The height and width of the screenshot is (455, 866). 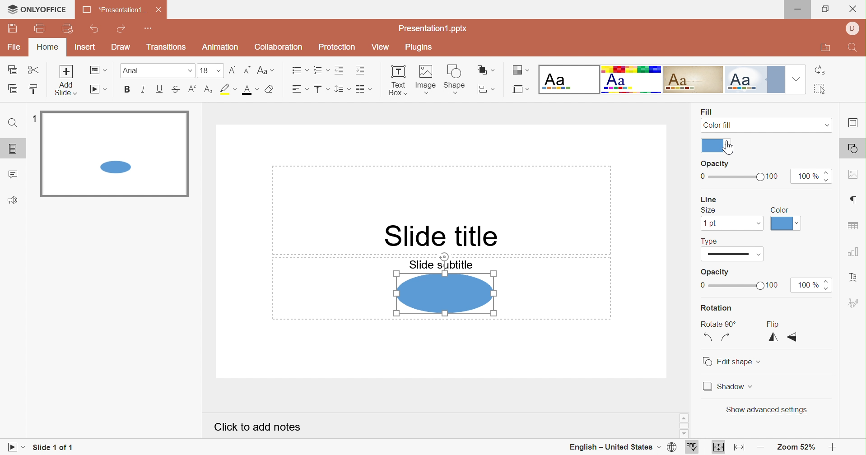 What do you see at coordinates (15, 200) in the screenshot?
I see `Feedback & Support` at bounding box center [15, 200].